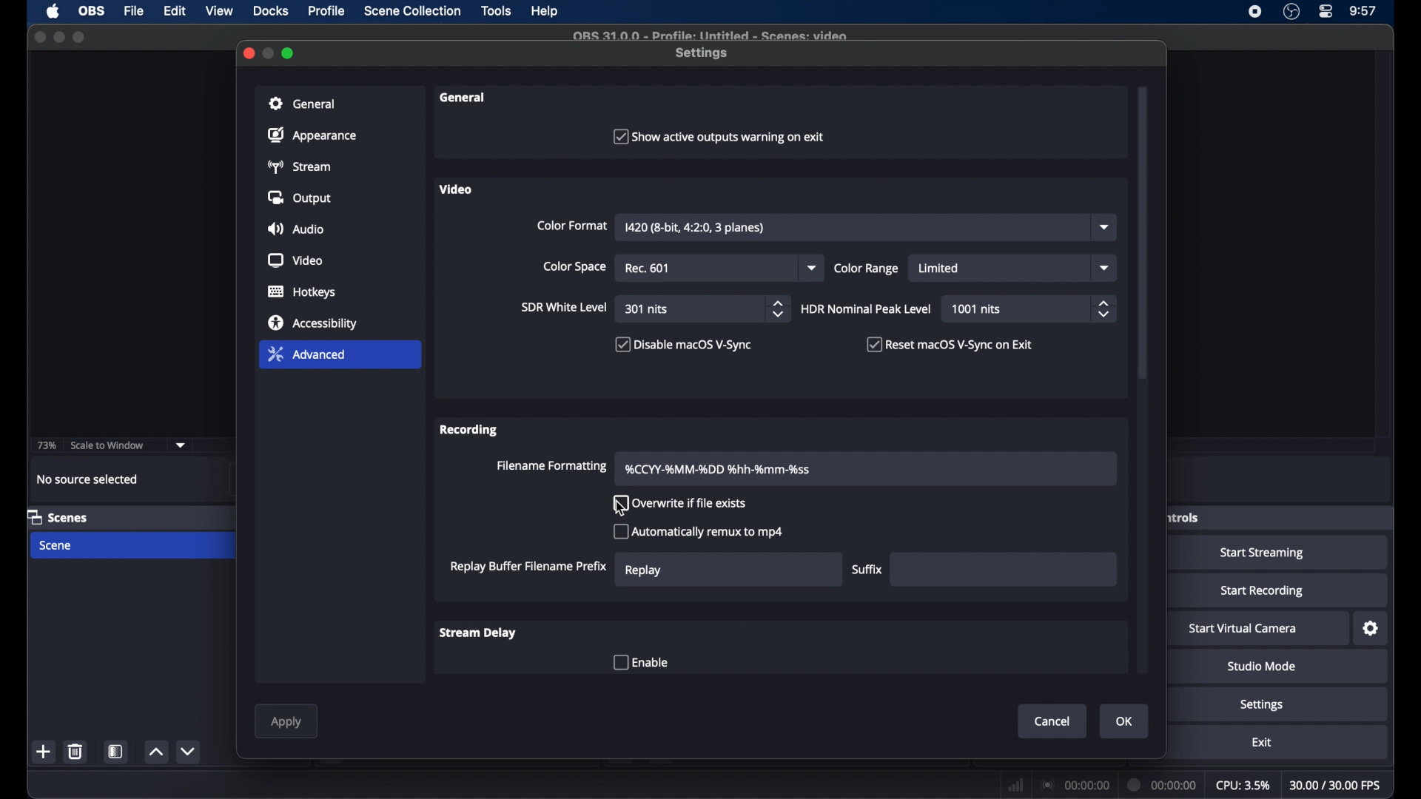 Image resolution: width=1421 pixels, height=799 pixels. Describe the element at coordinates (466, 98) in the screenshot. I see `general` at that location.